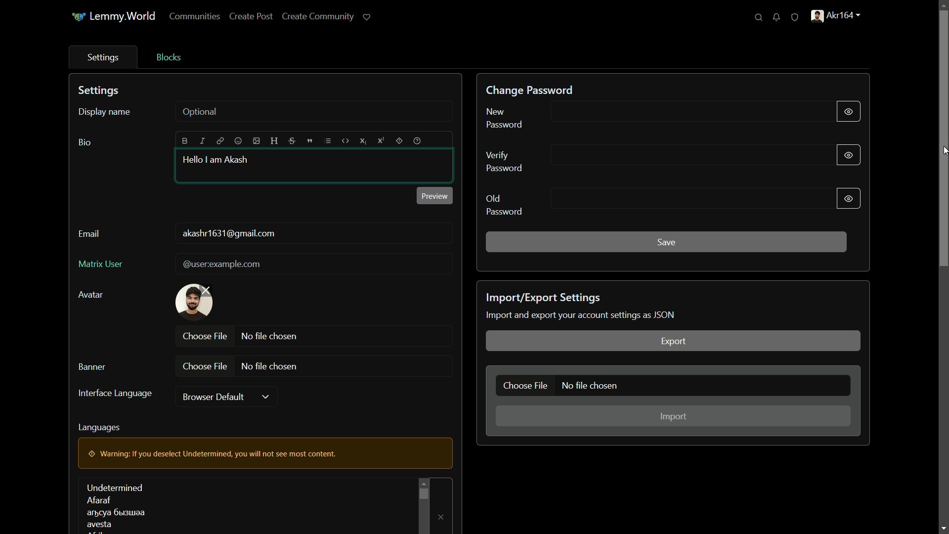  Describe the element at coordinates (292, 141) in the screenshot. I see `strikethrough` at that location.